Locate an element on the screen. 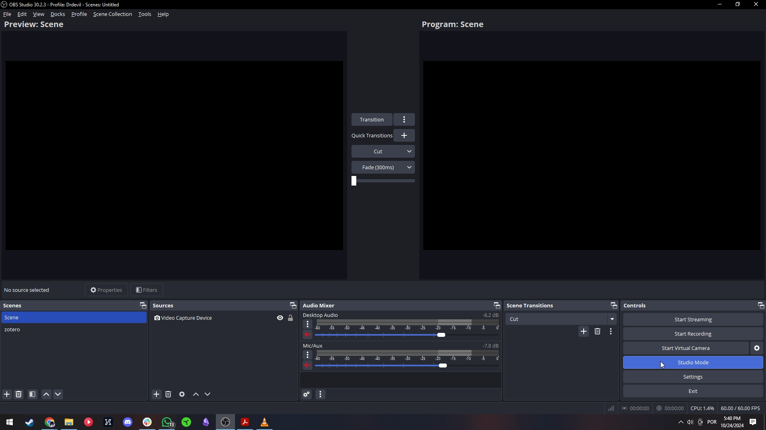 Image resolution: width=766 pixels, height=430 pixels. X is located at coordinates (109, 422).